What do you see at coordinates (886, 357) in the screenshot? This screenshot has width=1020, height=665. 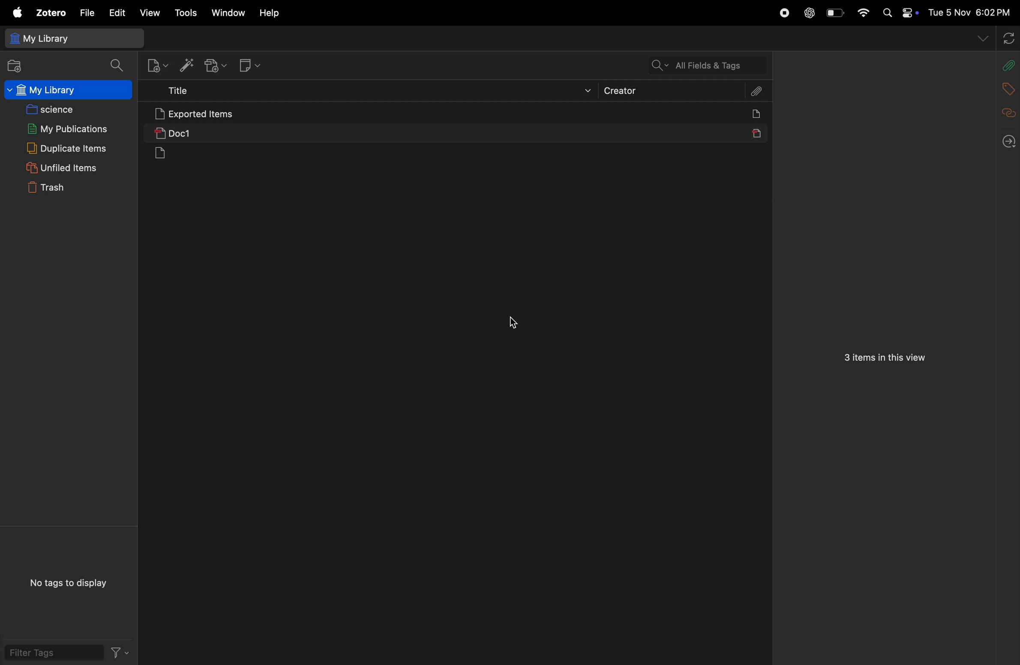 I see `3 items in a view` at bounding box center [886, 357].